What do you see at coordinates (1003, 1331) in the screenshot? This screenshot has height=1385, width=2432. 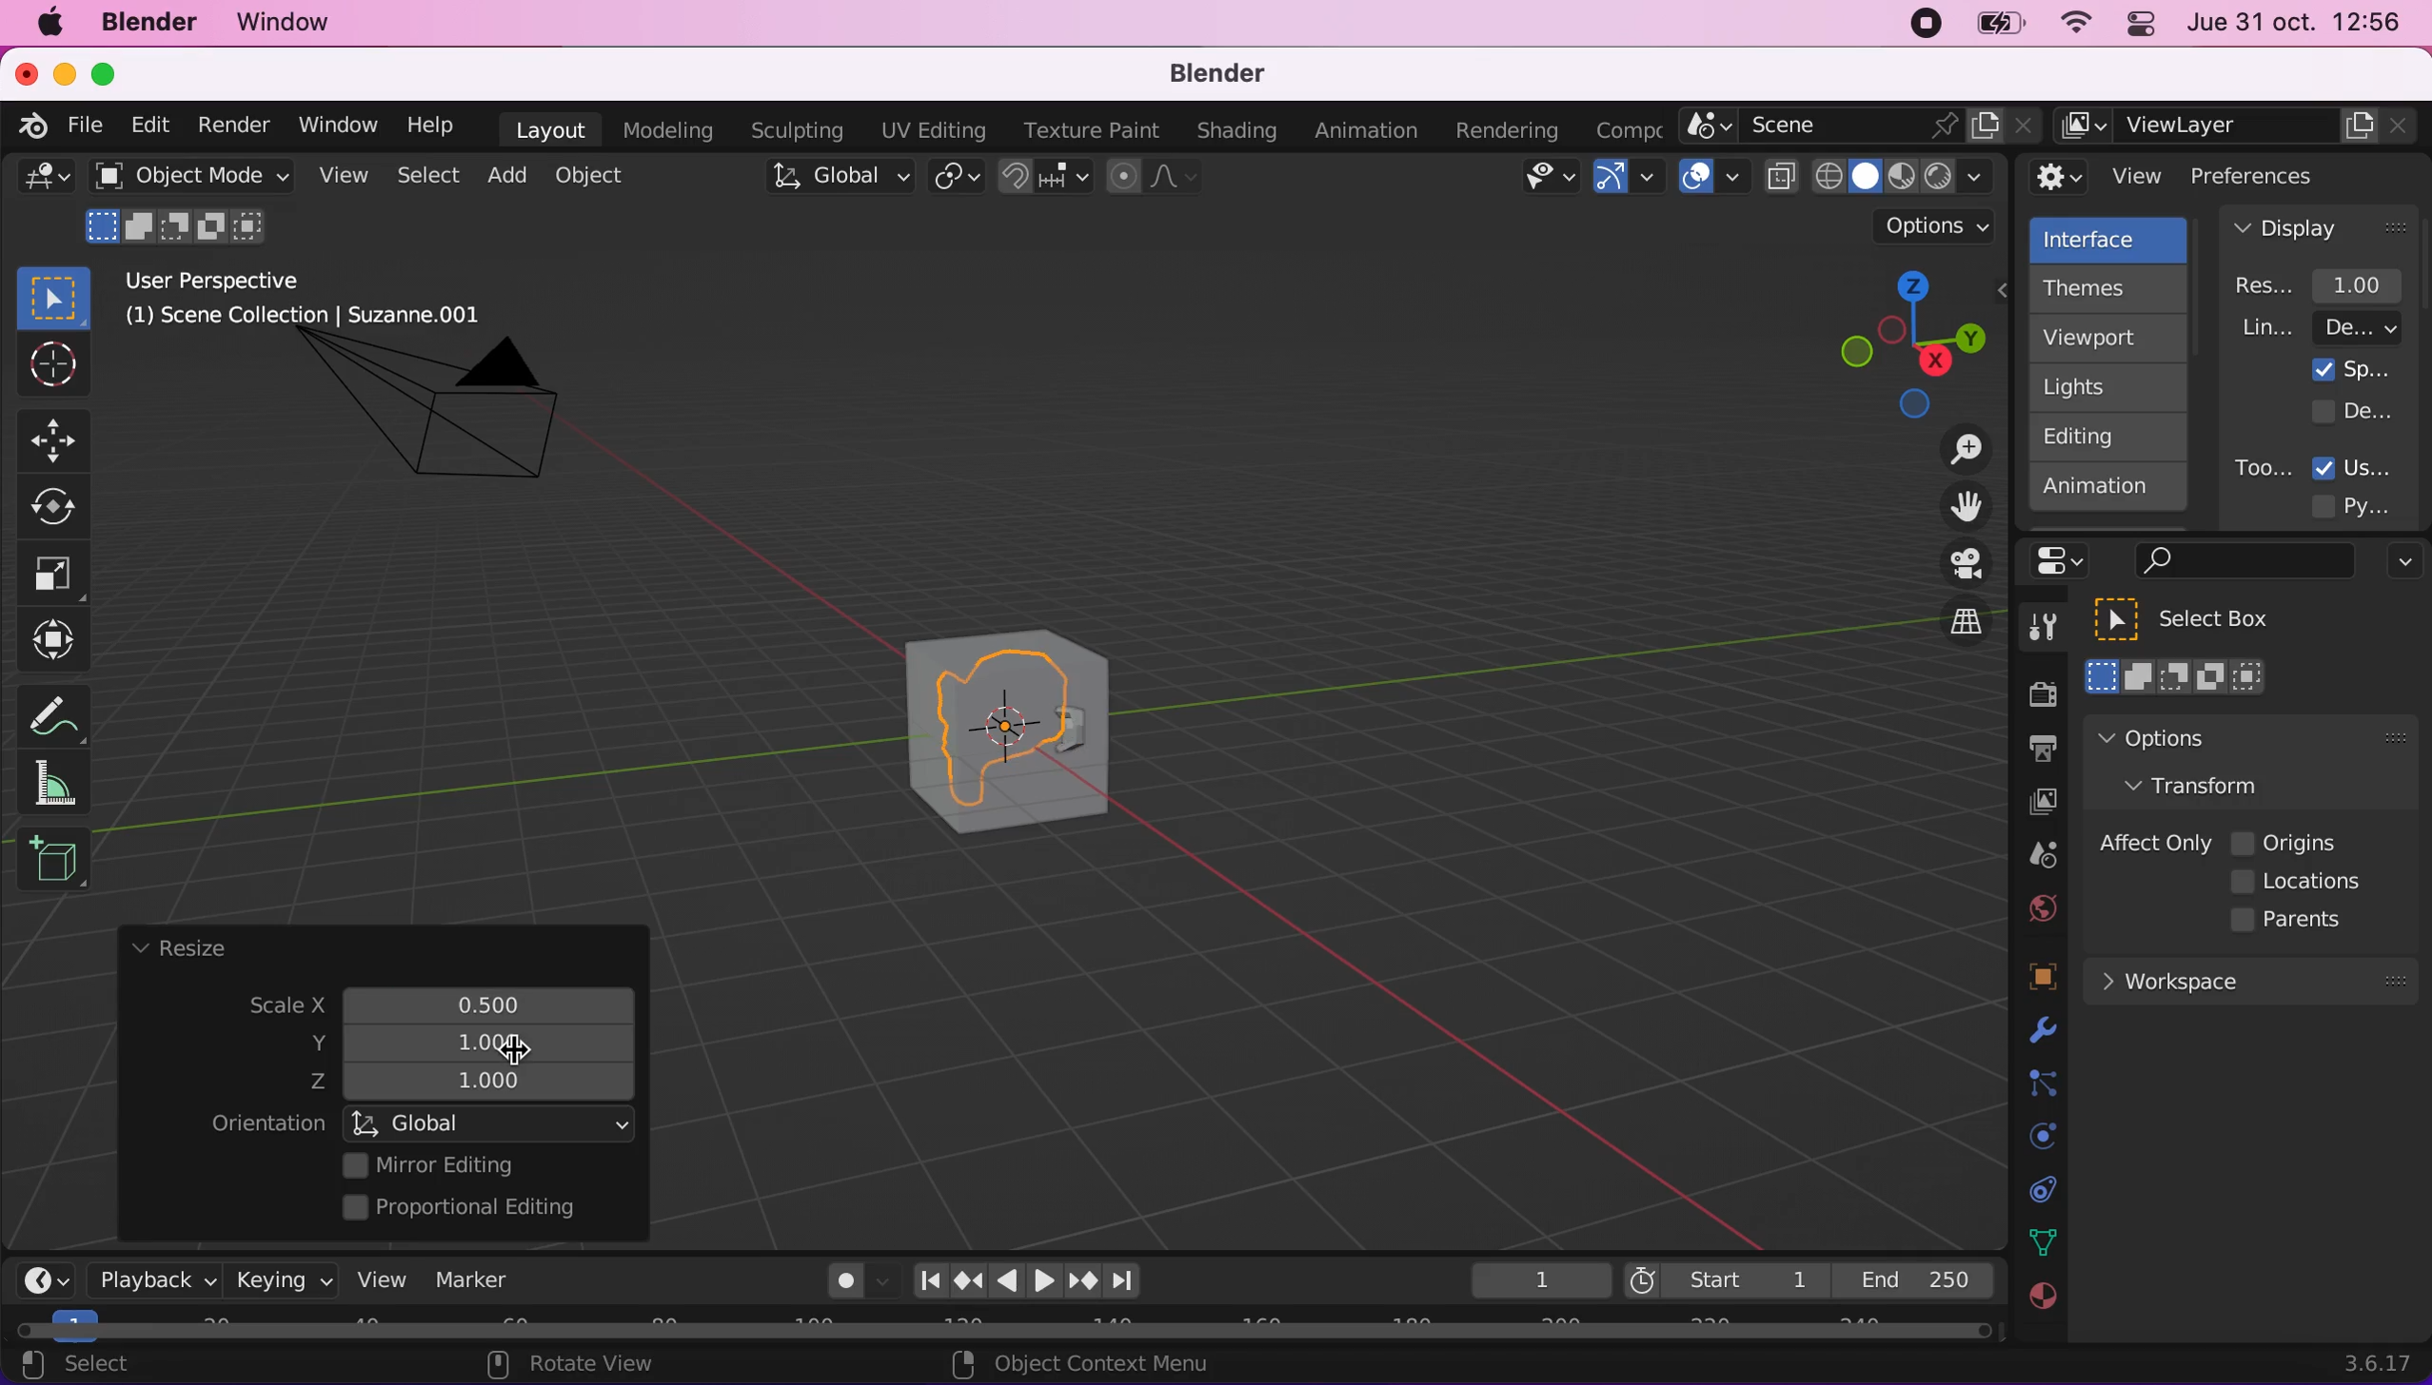 I see `horizontal scroll bar` at bounding box center [1003, 1331].